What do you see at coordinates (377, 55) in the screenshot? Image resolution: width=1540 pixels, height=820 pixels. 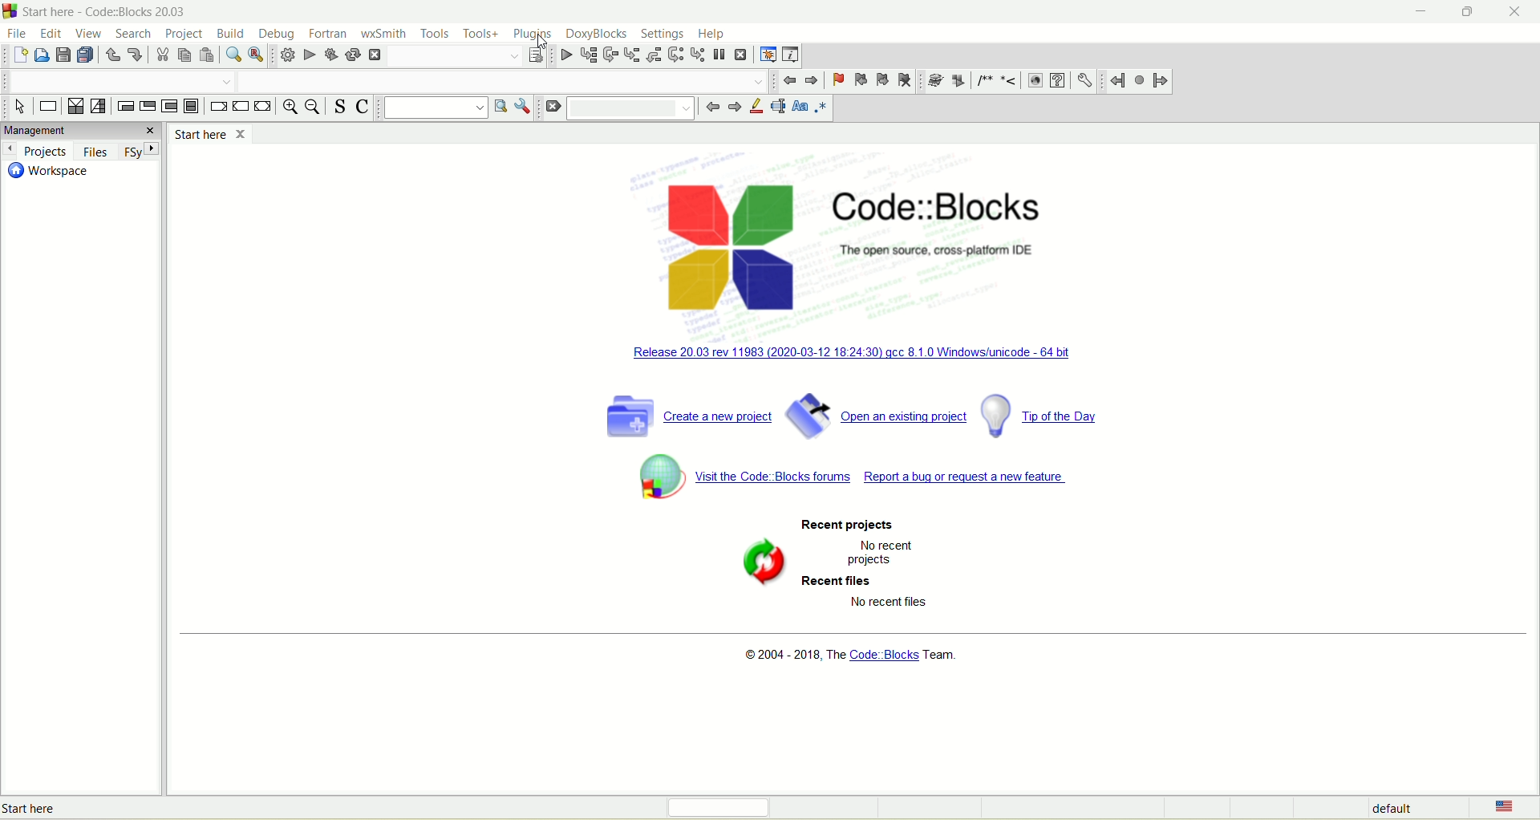 I see `abort` at bounding box center [377, 55].